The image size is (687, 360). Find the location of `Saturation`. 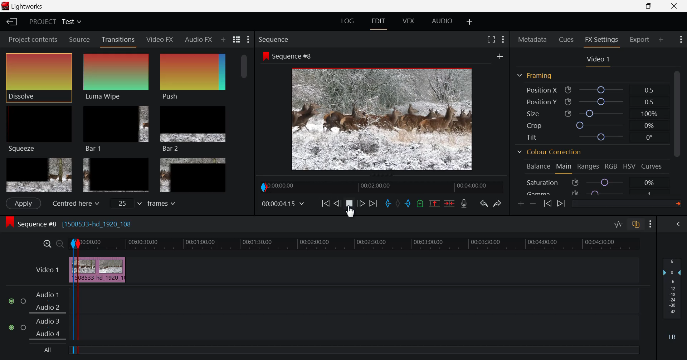

Saturation is located at coordinates (592, 182).